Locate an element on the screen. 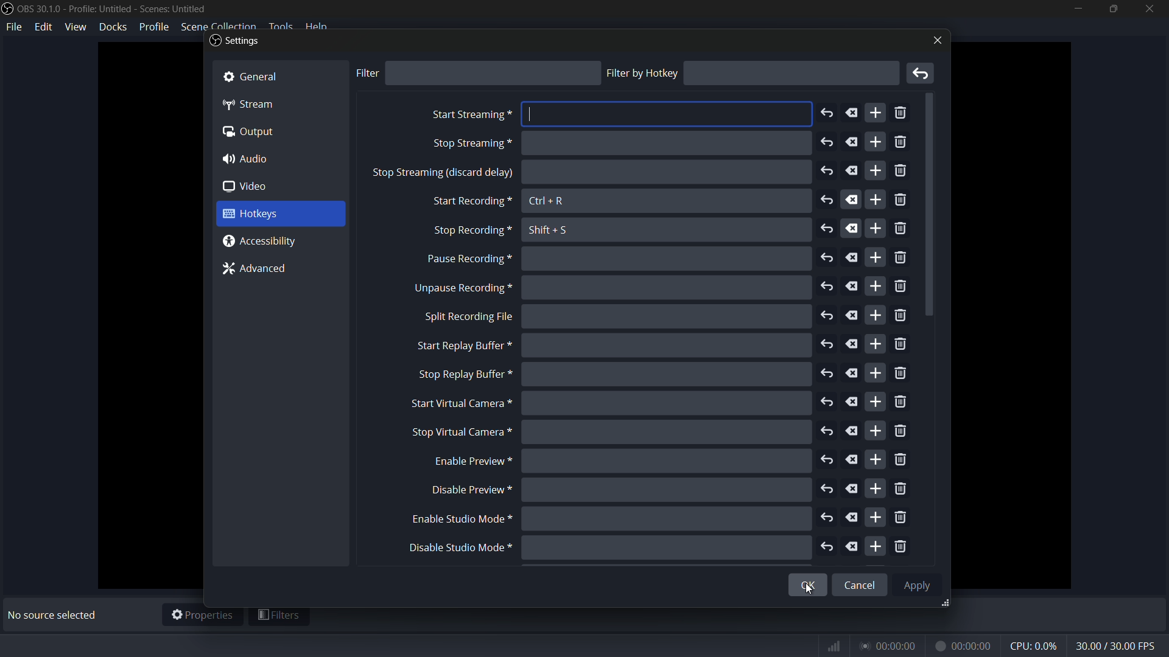  add more is located at coordinates (876, 546).